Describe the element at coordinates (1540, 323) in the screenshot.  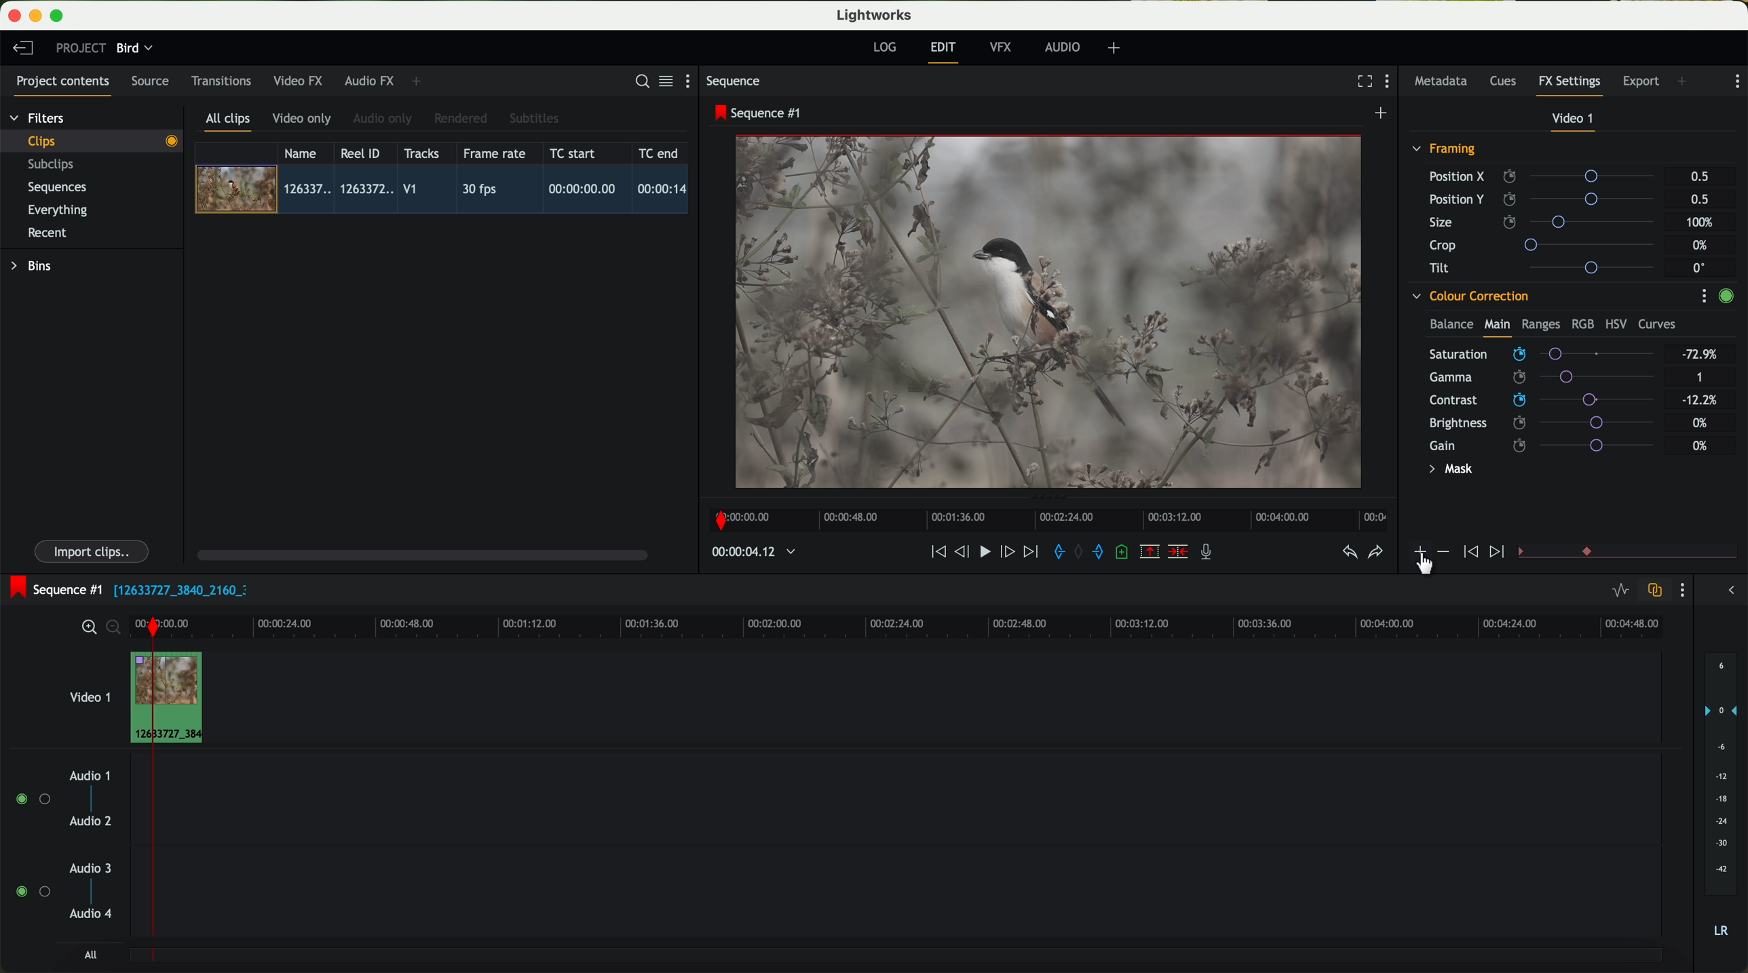
I see `ranges` at that location.